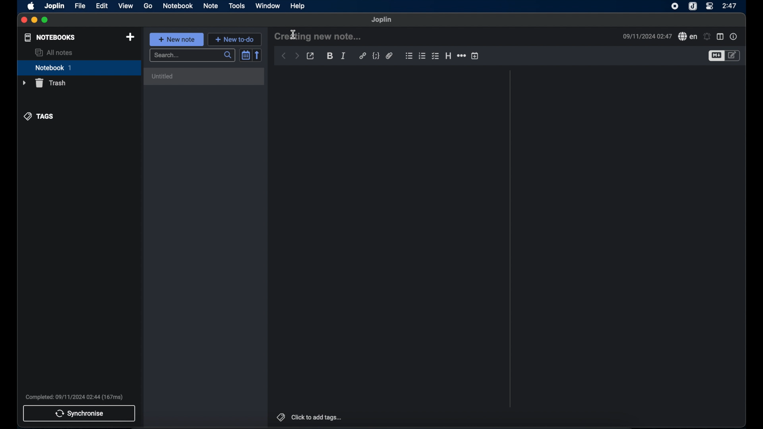 The width and height of the screenshot is (763, 429). Describe the element at coordinates (376, 56) in the screenshot. I see `code` at that location.